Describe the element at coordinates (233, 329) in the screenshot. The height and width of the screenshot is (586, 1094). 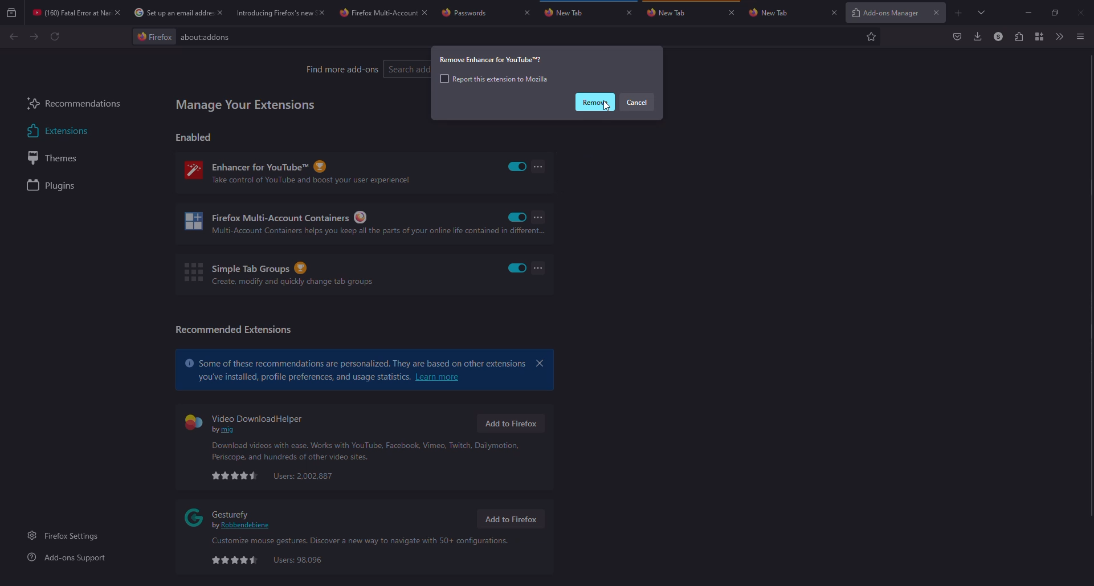
I see `recommended` at that location.